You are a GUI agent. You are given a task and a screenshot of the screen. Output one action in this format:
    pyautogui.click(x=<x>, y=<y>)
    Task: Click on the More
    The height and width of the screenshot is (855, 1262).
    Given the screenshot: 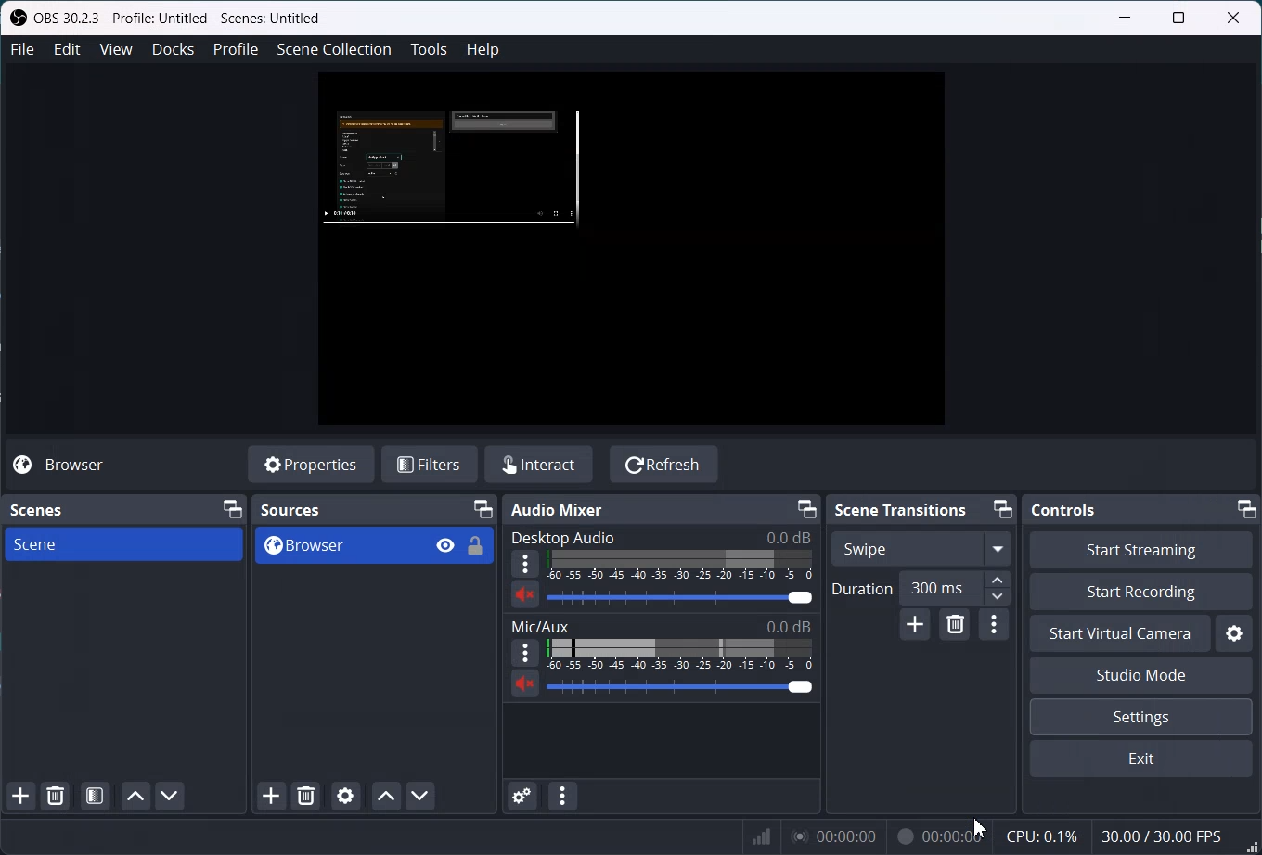 What is the action you would take?
    pyautogui.click(x=525, y=564)
    